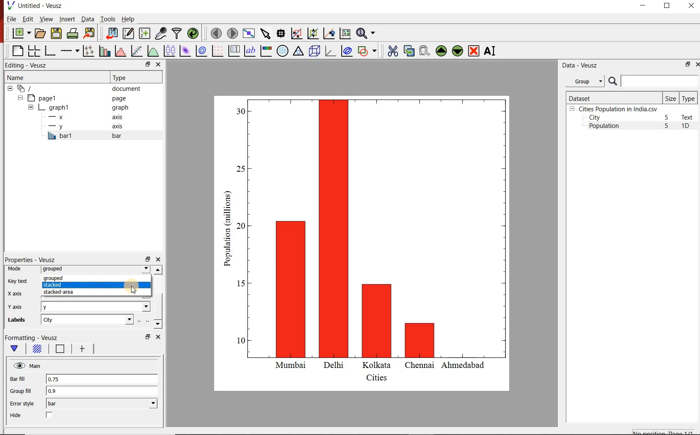  I want to click on Formatting - Veusz, so click(37, 338).